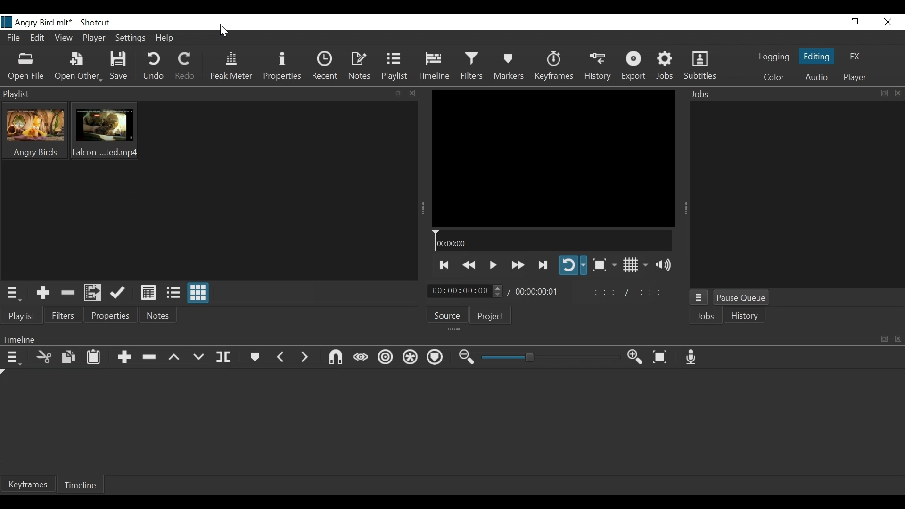 The width and height of the screenshot is (905, 509). I want to click on Playlist menu, so click(11, 294).